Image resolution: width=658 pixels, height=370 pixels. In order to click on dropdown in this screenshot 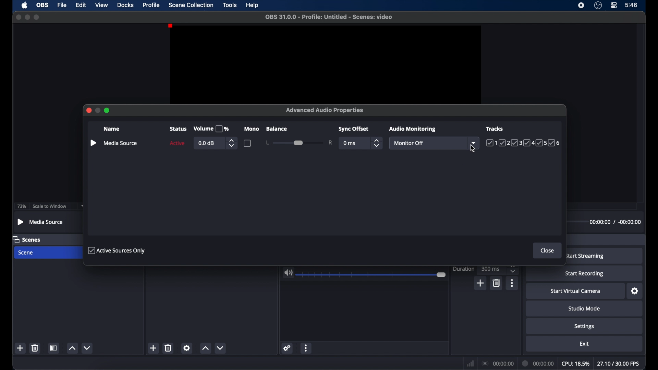, I will do `click(475, 143)`.